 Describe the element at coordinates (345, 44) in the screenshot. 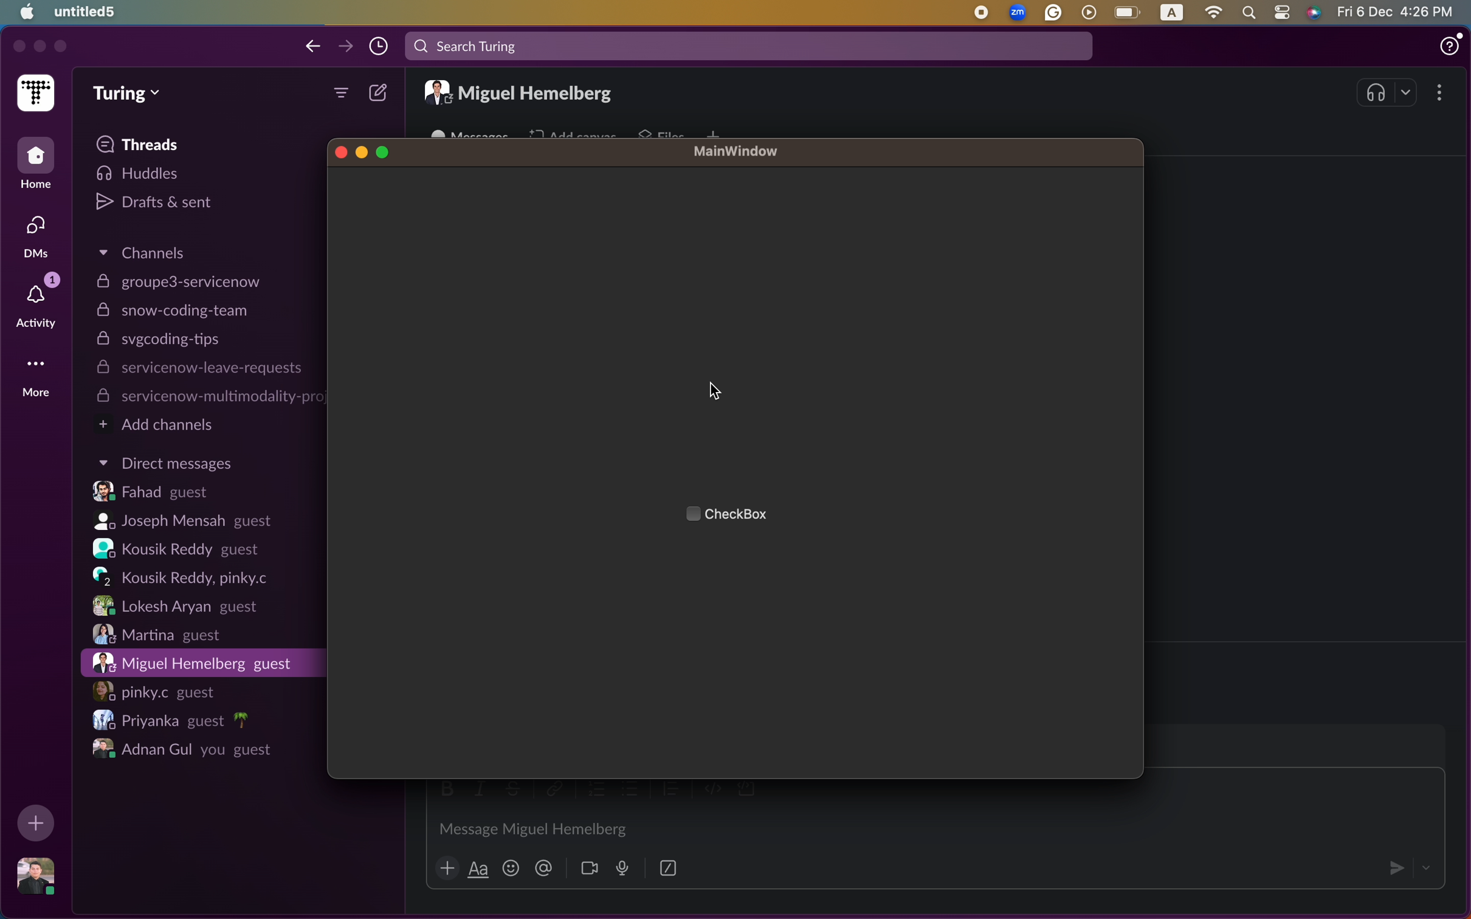

I see `forward` at that location.